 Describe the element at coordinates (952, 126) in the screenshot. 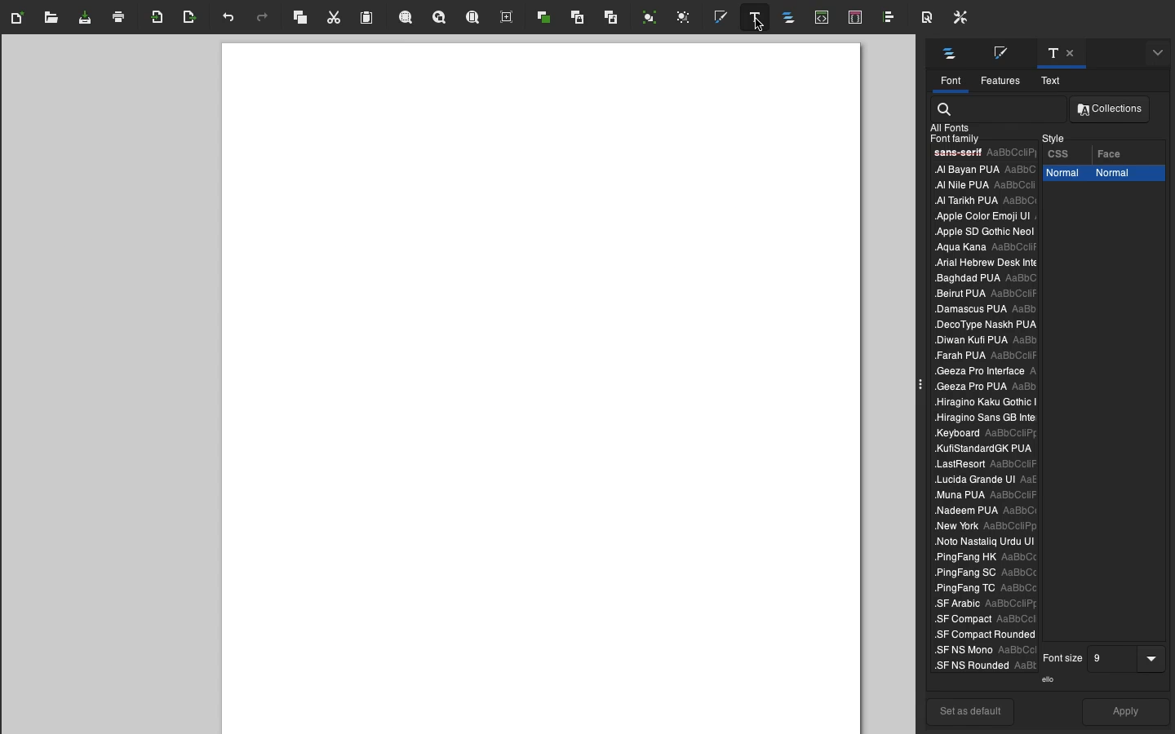

I see `All fonts` at that location.